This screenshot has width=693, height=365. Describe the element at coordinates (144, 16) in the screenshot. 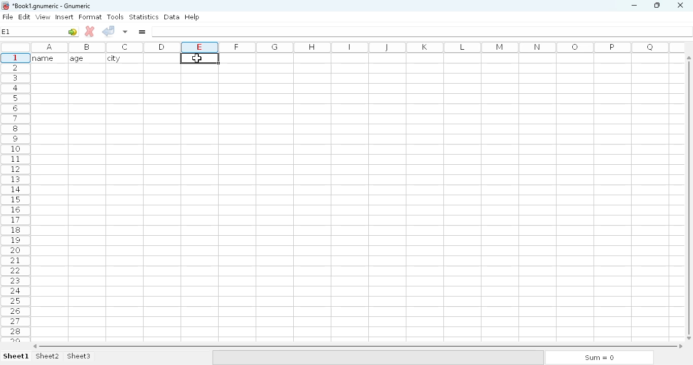

I see `statistics` at that location.